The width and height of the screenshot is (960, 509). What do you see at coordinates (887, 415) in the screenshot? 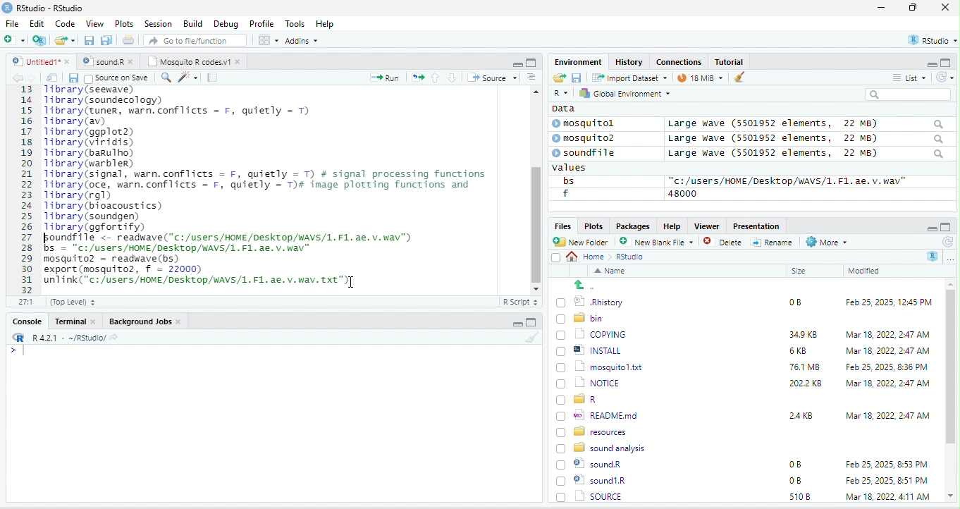
I see `Mar 18, 2022, 2:47 AM` at bounding box center [887, 415].